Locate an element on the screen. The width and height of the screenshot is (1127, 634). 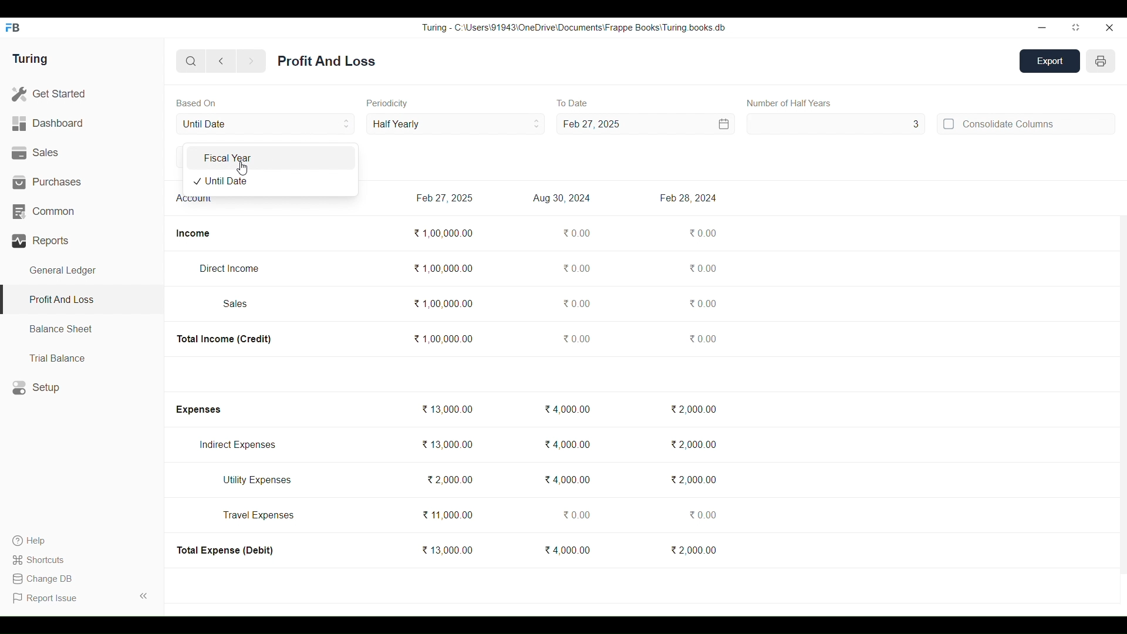
Shortcuts is located at coordinates (40, 559).